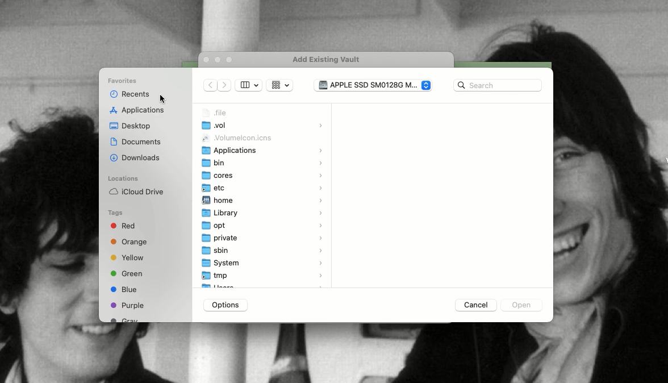  What do you see at coordinates (263, 188) in the screenshot?
I see `etc` at bounding box center [263, 188].